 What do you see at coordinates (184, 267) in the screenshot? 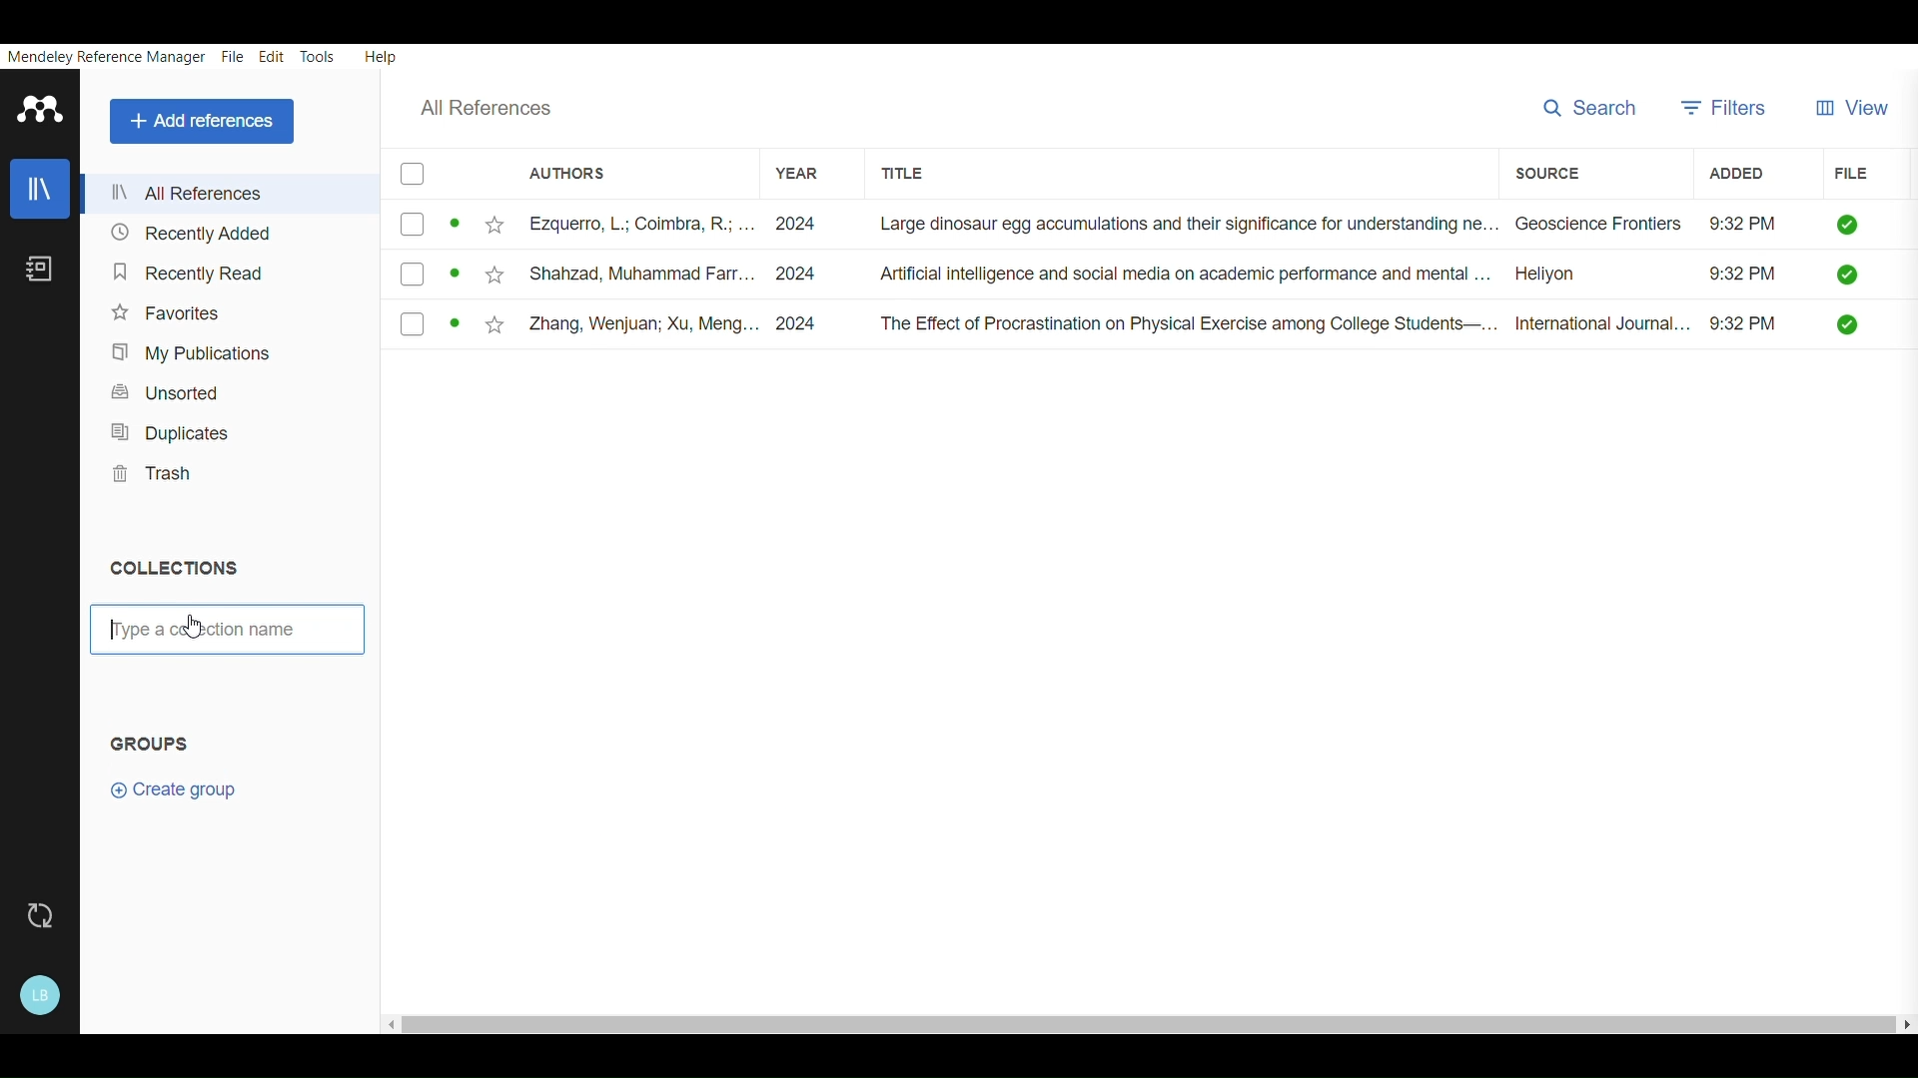
I see `Recently Read` at bounding box center [184, 267].